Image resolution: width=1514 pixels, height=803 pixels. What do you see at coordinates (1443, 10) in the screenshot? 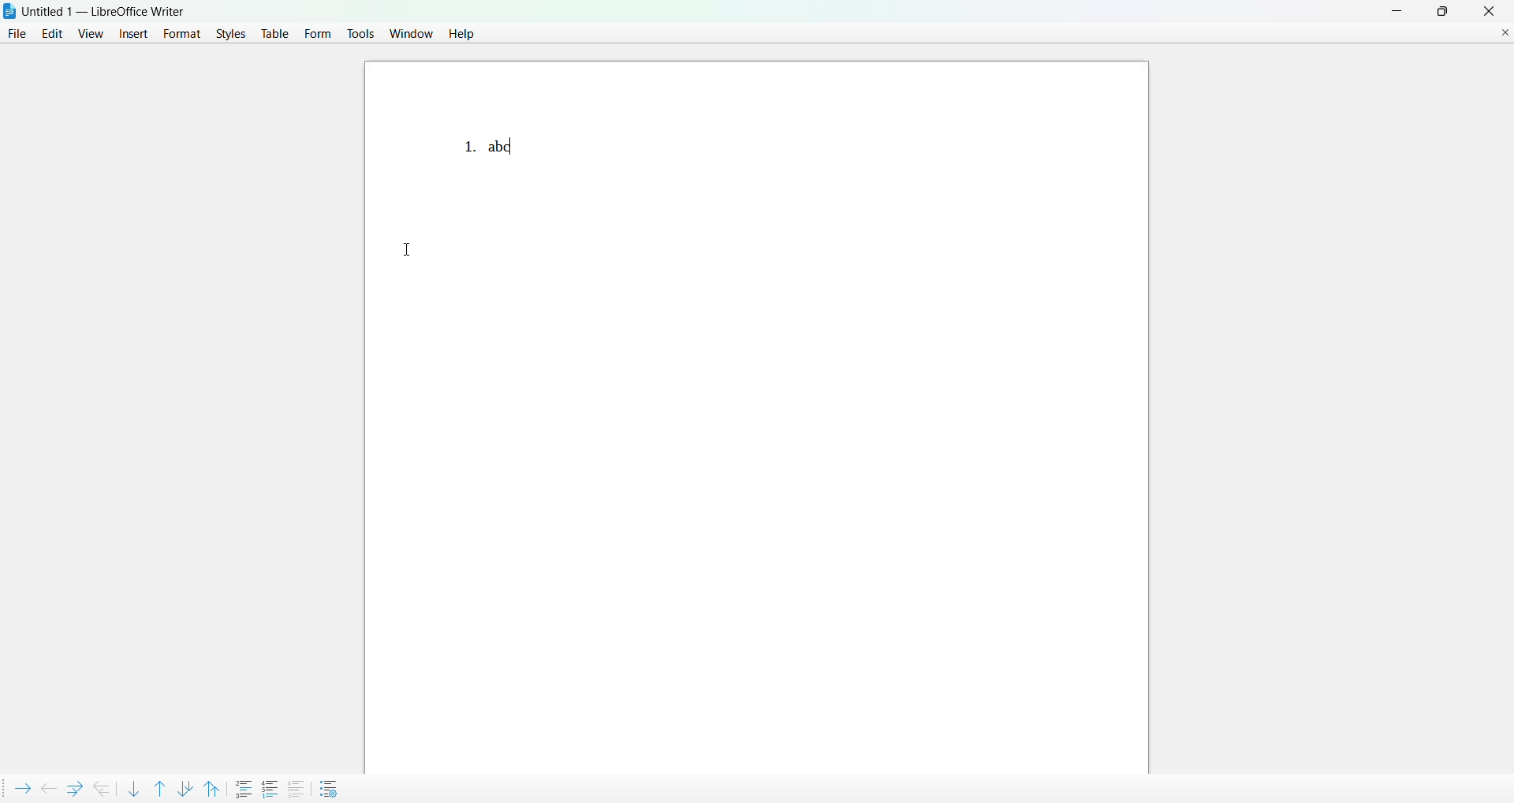
I see `maximum` at bounding box center [1443, 10].